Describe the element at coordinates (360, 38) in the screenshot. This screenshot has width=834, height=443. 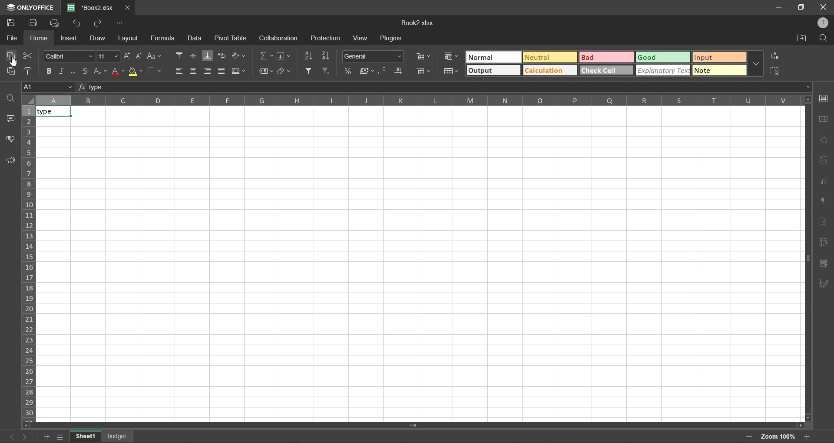
I see `view` at that location.